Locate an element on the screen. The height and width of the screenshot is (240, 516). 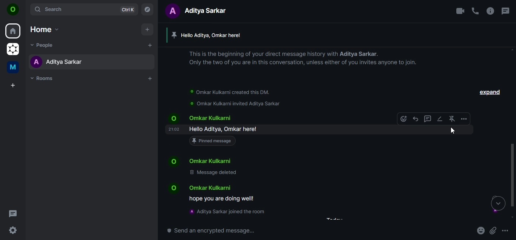
explore rooms is located at coordinates (148, 9).